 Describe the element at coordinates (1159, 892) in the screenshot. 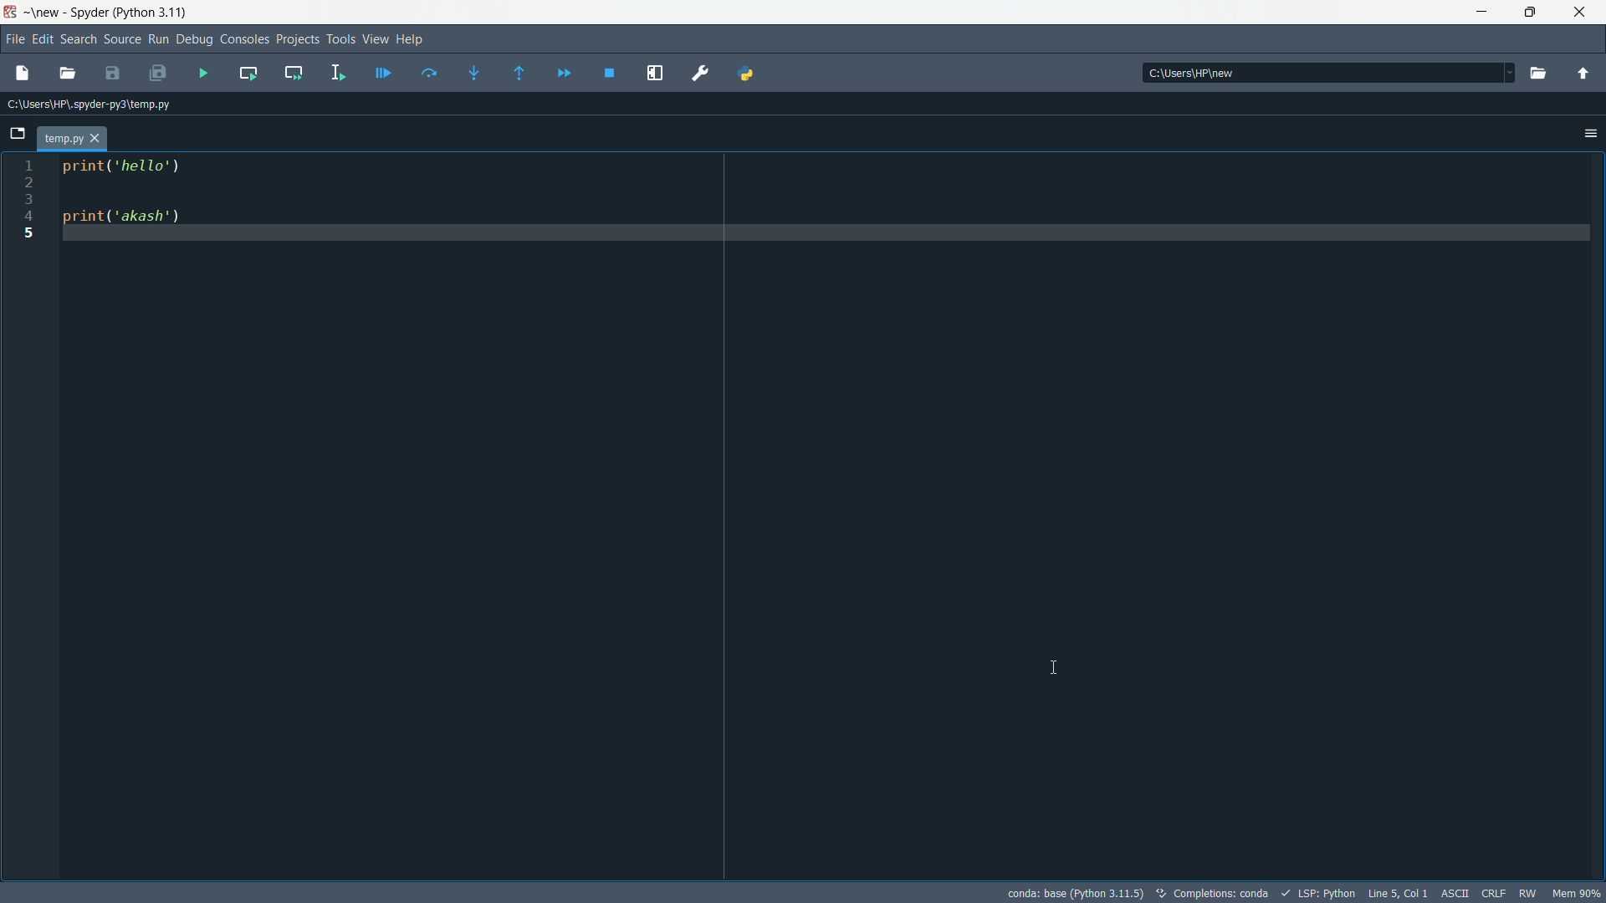

I see `Correct Code` at that location.